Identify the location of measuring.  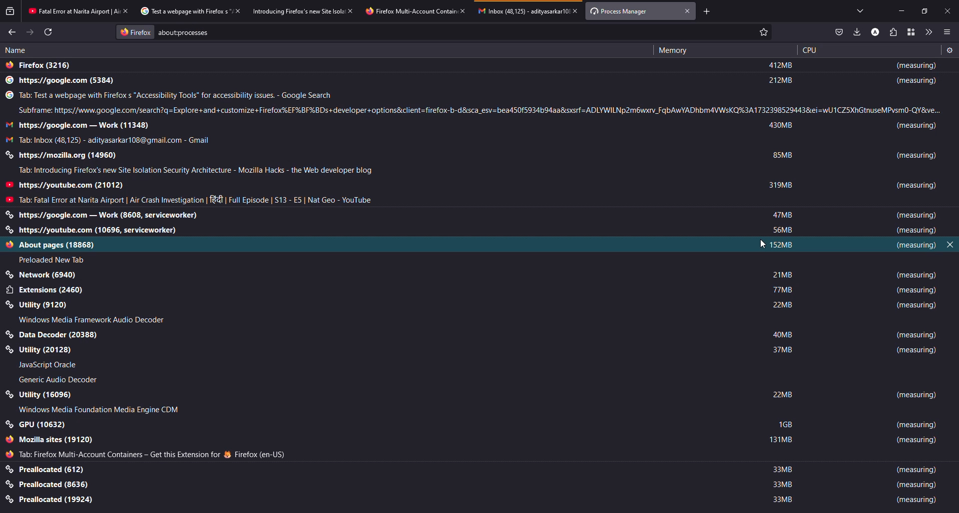
(914, 126).